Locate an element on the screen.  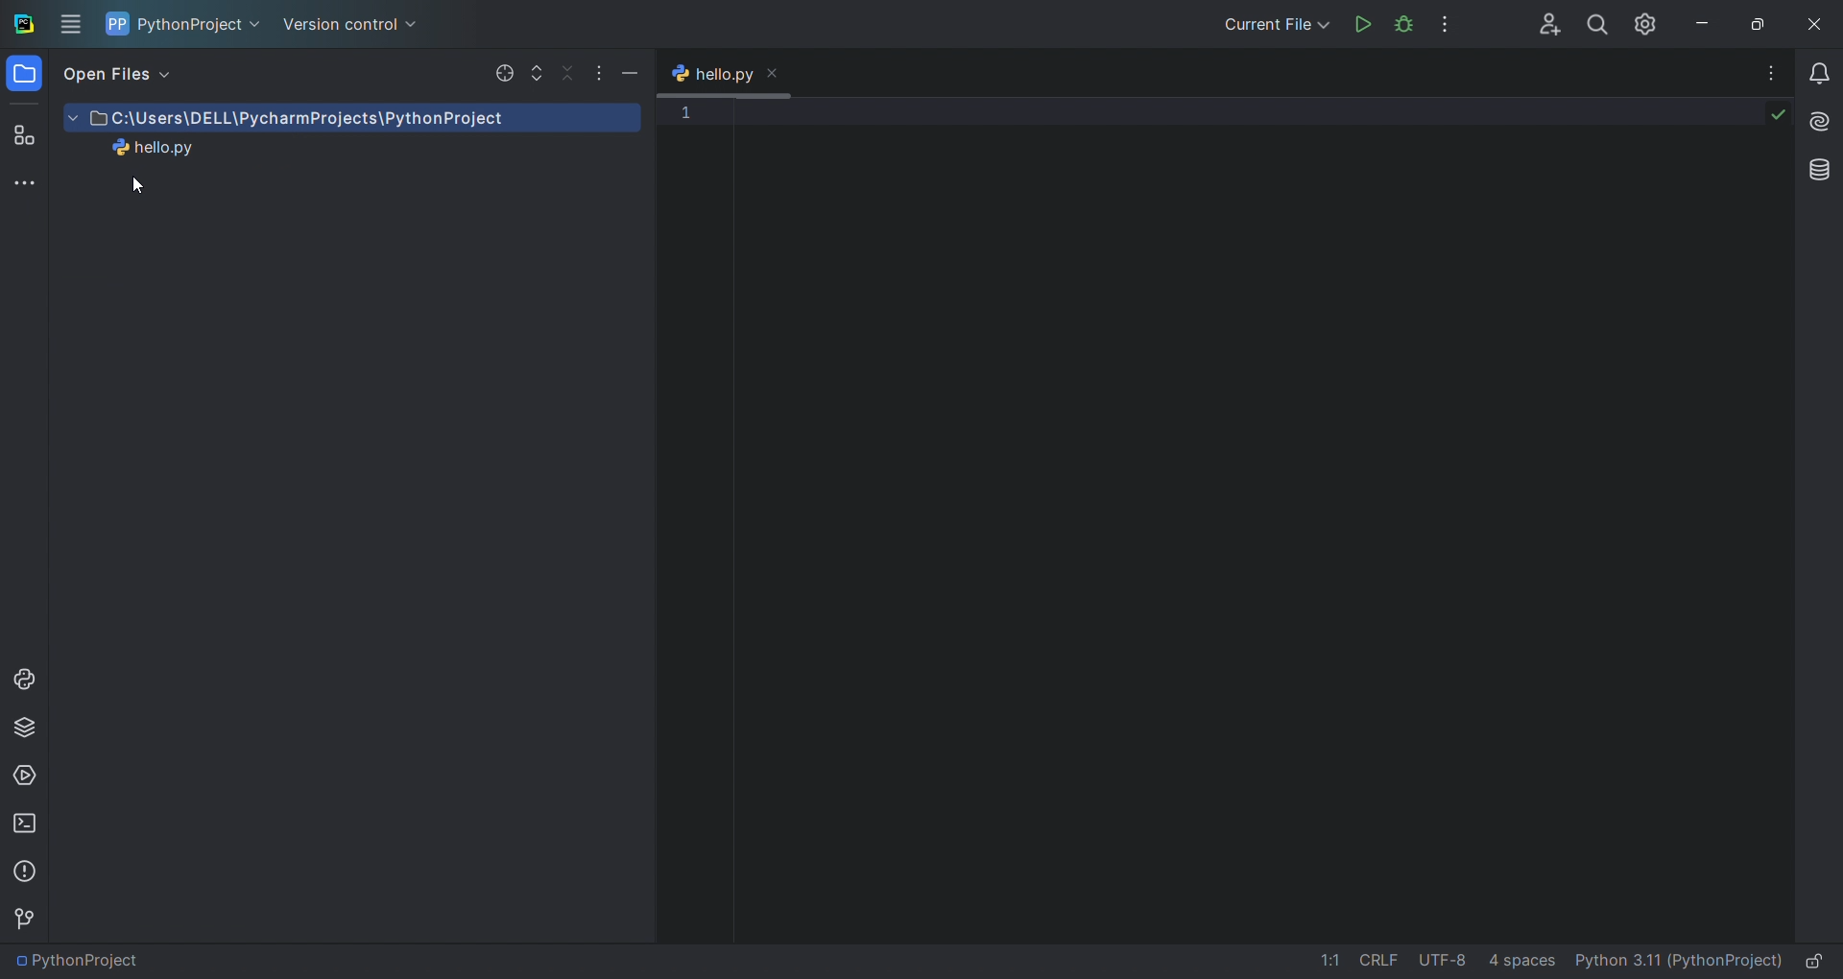
interpreter is located at coordinates (1677, 963).